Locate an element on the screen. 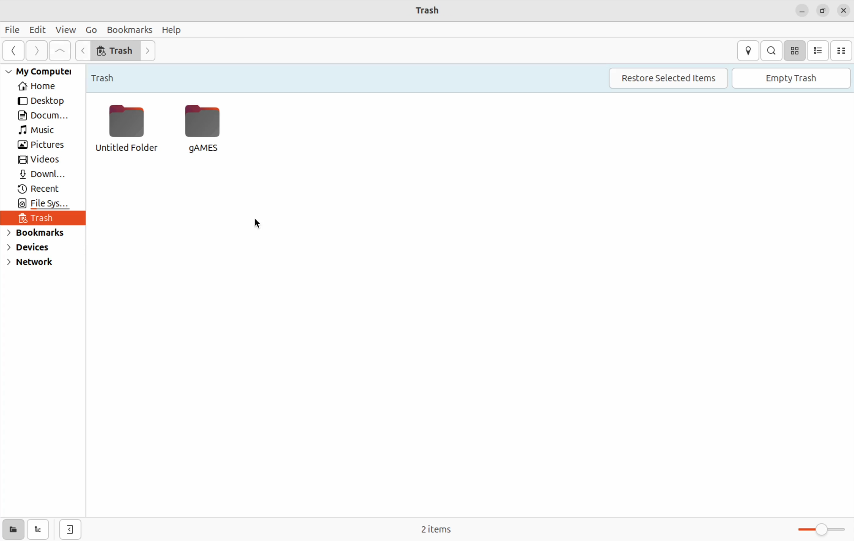 The height and width of the screenshot is (541, 854). videos is located at coordinates (40, 160).